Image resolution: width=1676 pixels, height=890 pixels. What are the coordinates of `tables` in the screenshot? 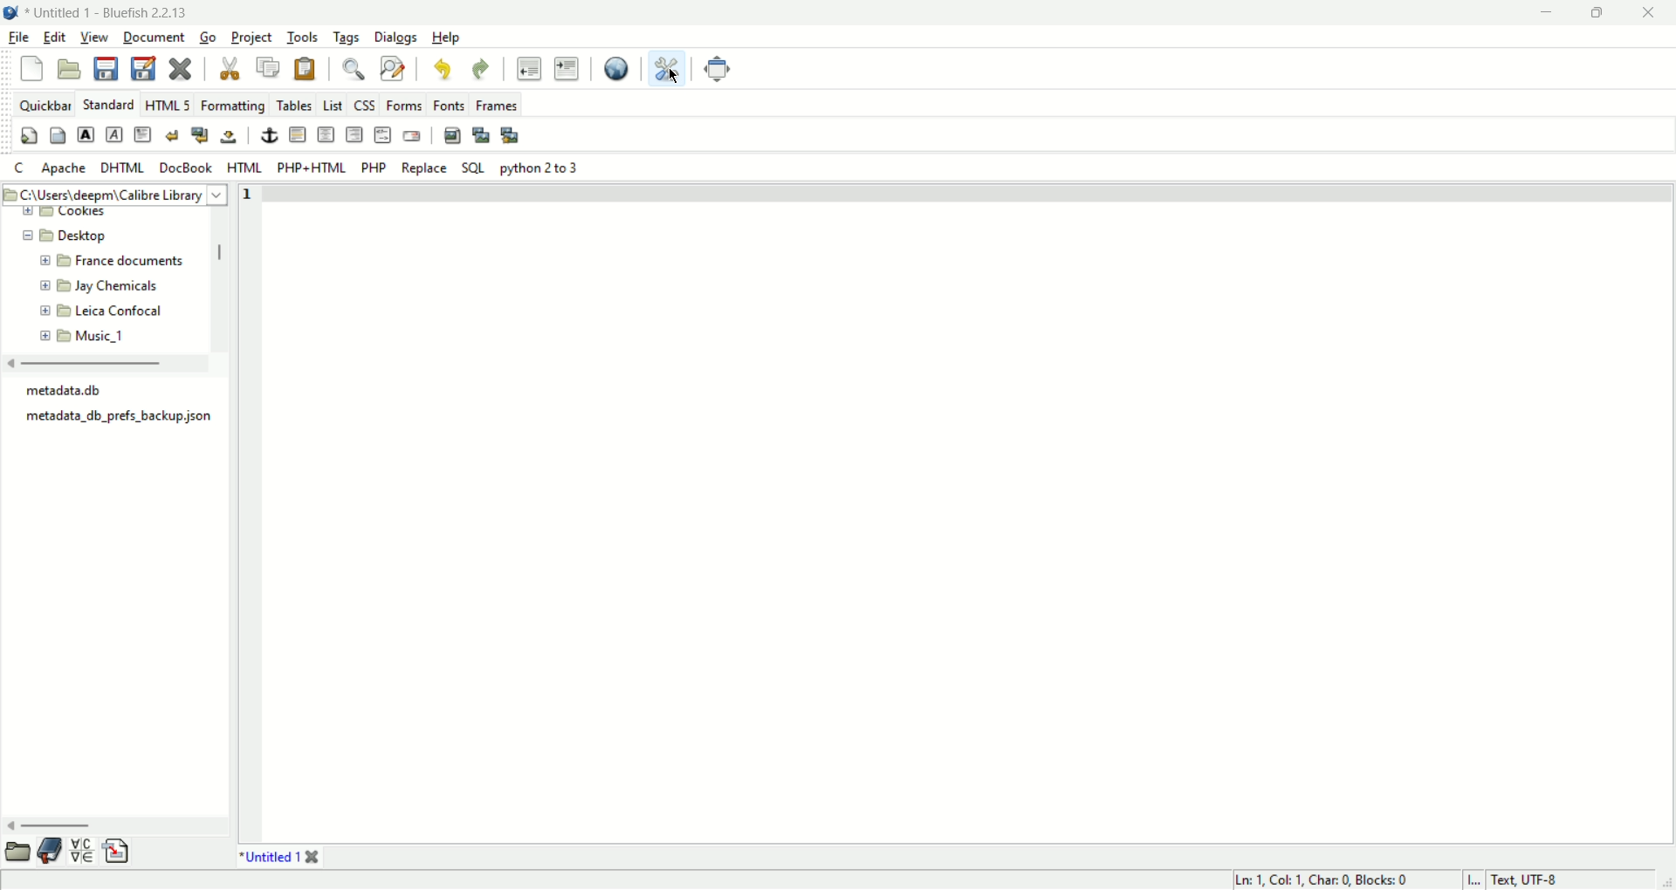 It's located at (295, 106).